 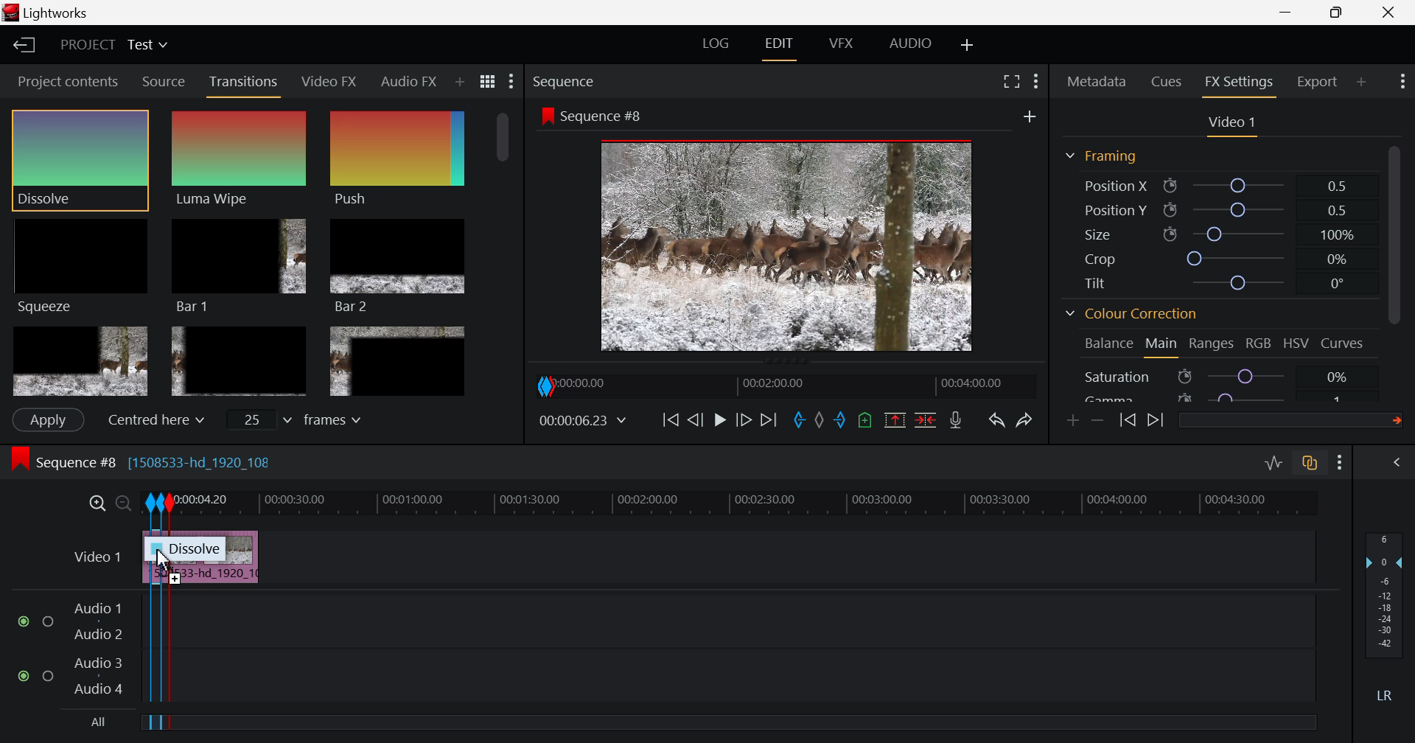 I want to click on Metadata Tab, so click(x=1097, y=81).